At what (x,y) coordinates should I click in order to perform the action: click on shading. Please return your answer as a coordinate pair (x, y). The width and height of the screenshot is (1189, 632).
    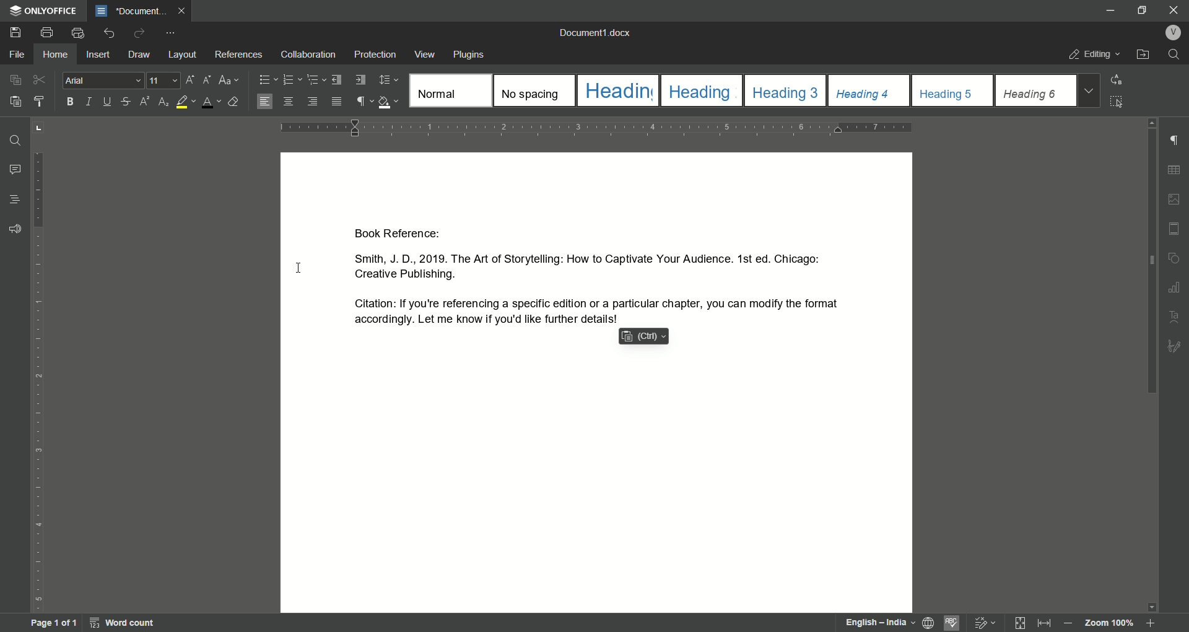
    Looking at the image, I should click on (390, 101).